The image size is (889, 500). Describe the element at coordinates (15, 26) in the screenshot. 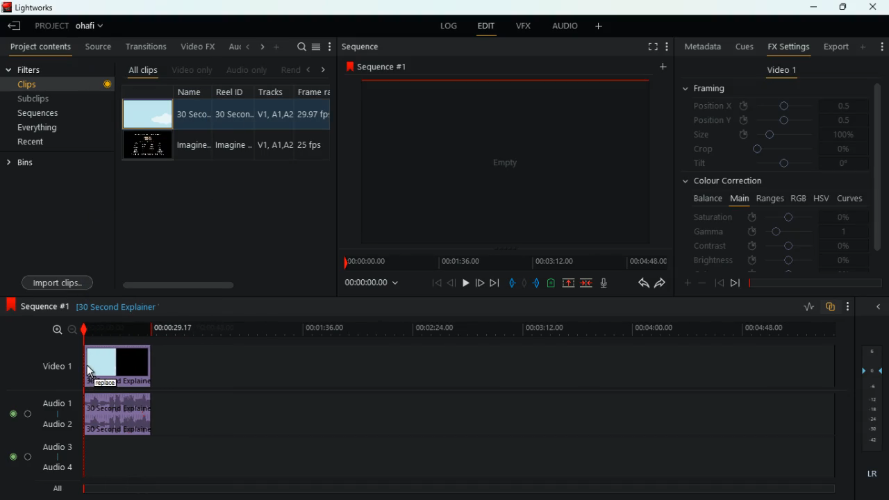

I see `leave` at that location.